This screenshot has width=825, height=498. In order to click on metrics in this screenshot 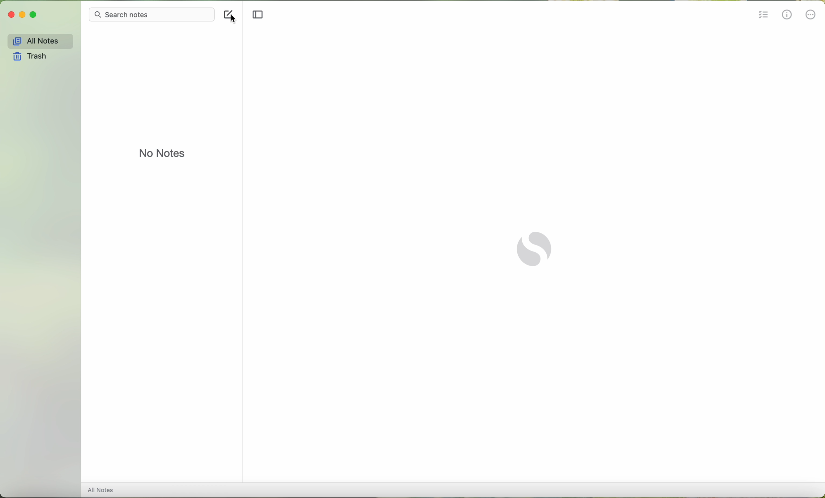, I will do `click(787, 16)`.